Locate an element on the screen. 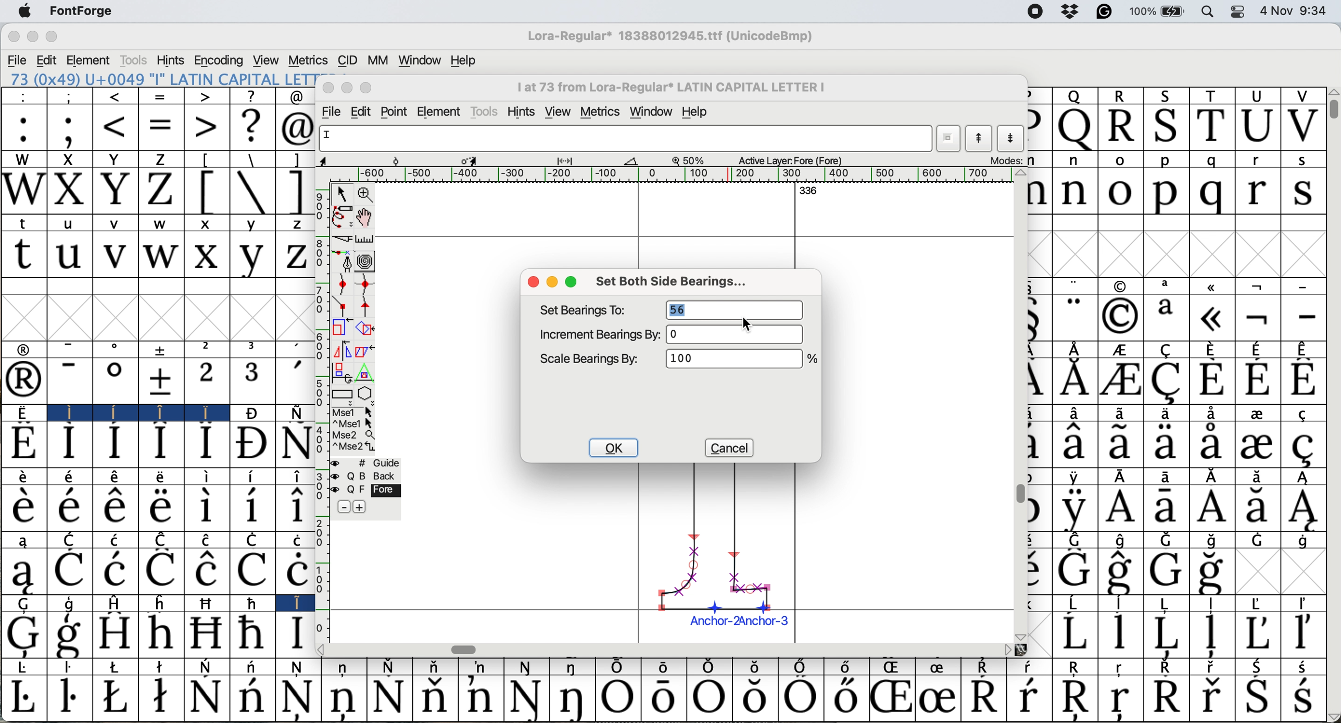 This screenshot has width=1341, height=723. s is located at coordinates (1305, 161).